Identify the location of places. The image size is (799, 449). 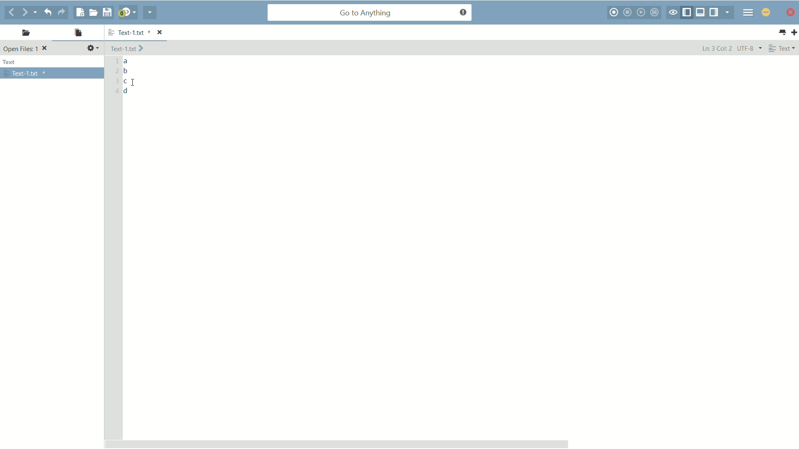
(24, 34).